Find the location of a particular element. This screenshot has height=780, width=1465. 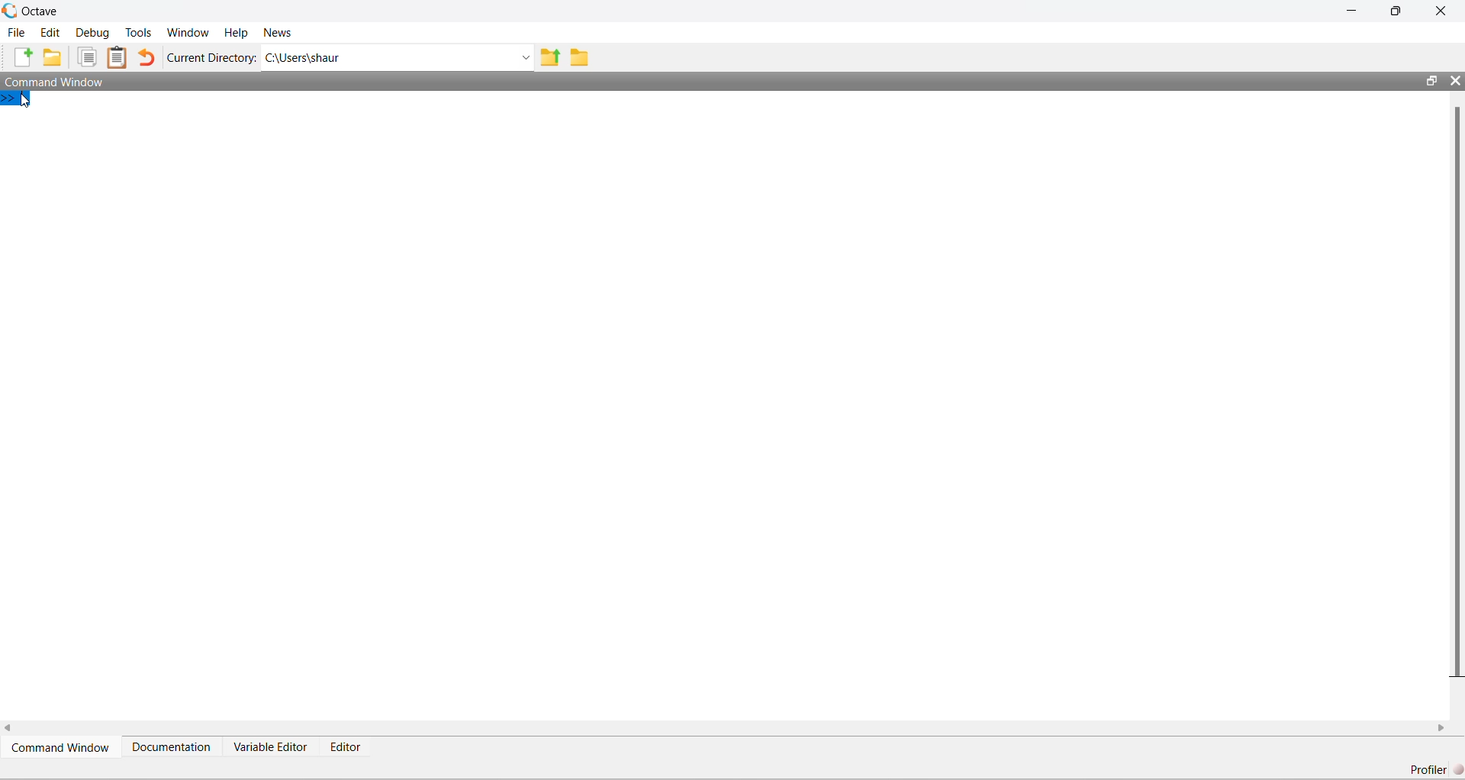

Edit is located at coordinates (50, 32).